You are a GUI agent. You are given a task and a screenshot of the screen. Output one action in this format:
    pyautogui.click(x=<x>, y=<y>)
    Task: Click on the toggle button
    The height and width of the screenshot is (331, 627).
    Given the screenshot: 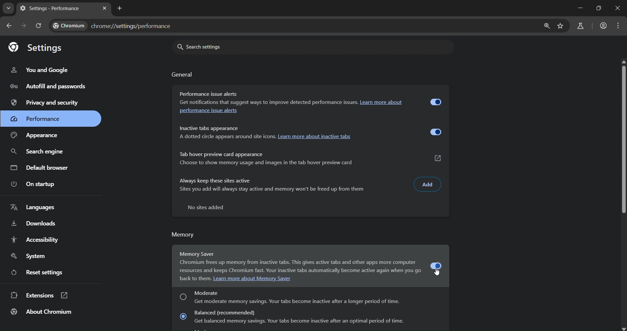 What is the action you would take?
    pyautogui.click(x=436, y=103)
    